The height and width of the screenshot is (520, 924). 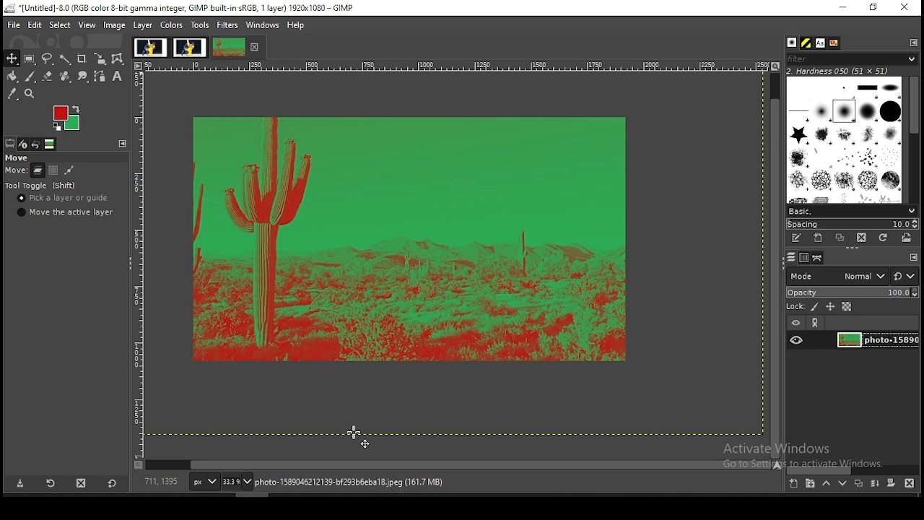 What do you see at coordinates (806, 258) in the screenshot?
I see `channels` at bounding box center [806, 258].